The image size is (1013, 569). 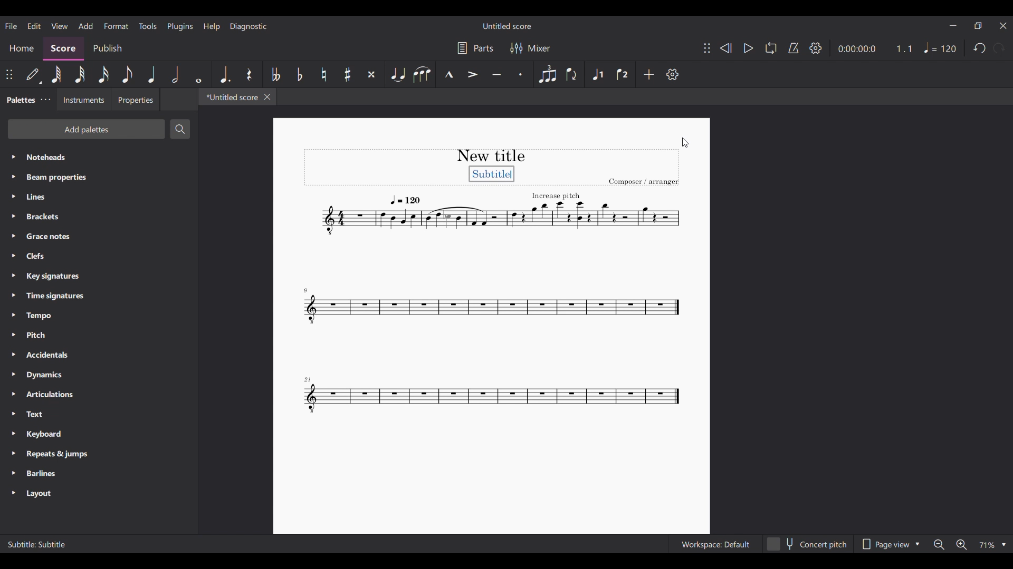 What do you see at coordinates (992, 544) in the screenshot?
I see `Zoom options` at bounding box center [992, 544].